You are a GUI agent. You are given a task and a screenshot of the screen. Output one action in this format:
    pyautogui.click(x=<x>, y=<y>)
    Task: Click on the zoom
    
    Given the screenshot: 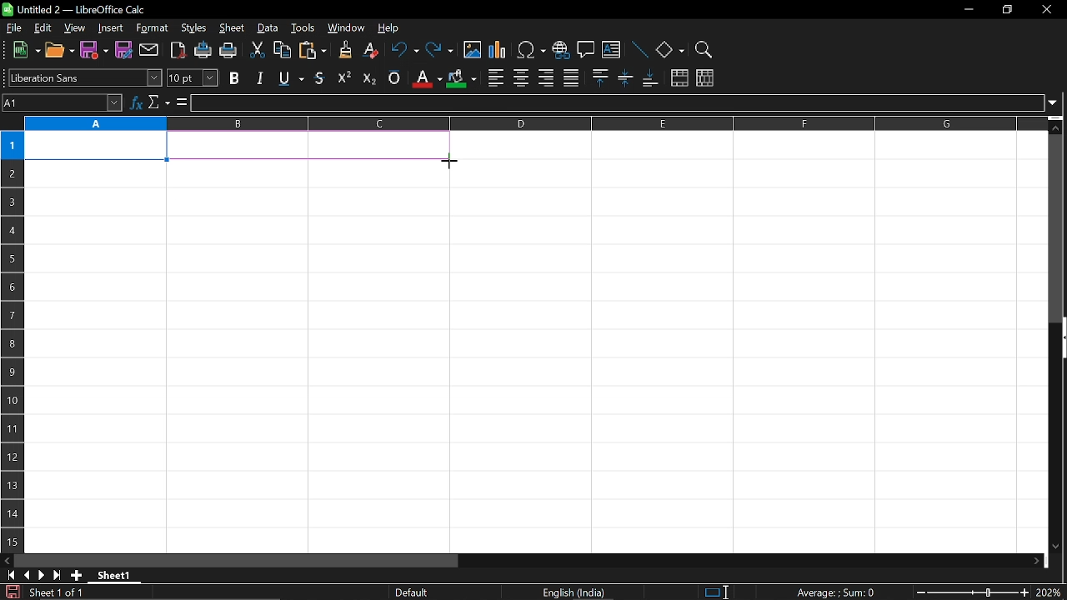 What is the action you would take?
    pyautogui.click(x=704, y=47)
    